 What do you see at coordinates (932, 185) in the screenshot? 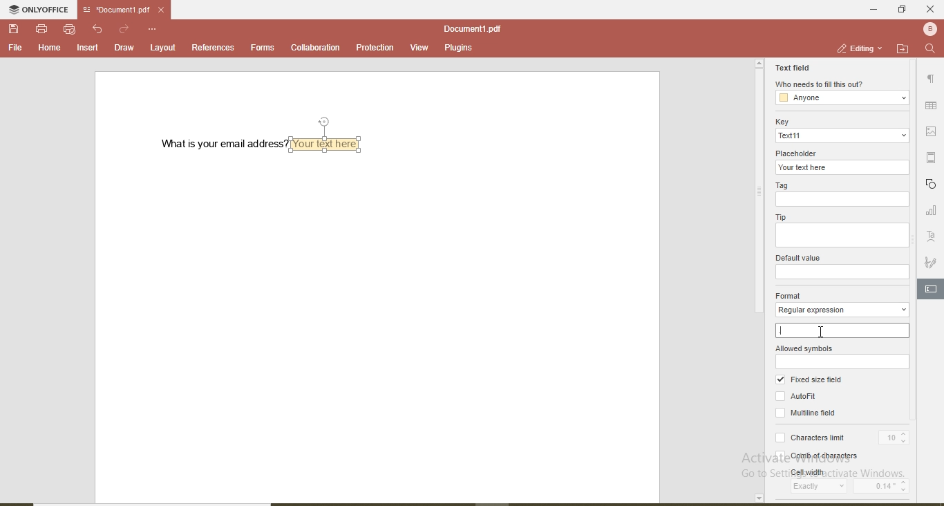
I see `shapes` at bounding box center [932, 185].